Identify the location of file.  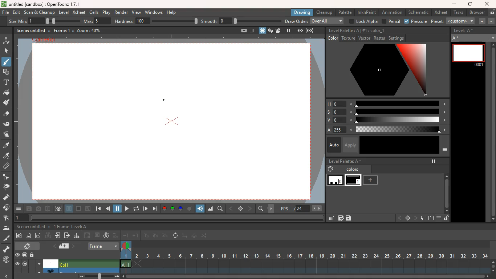
(5, 13).